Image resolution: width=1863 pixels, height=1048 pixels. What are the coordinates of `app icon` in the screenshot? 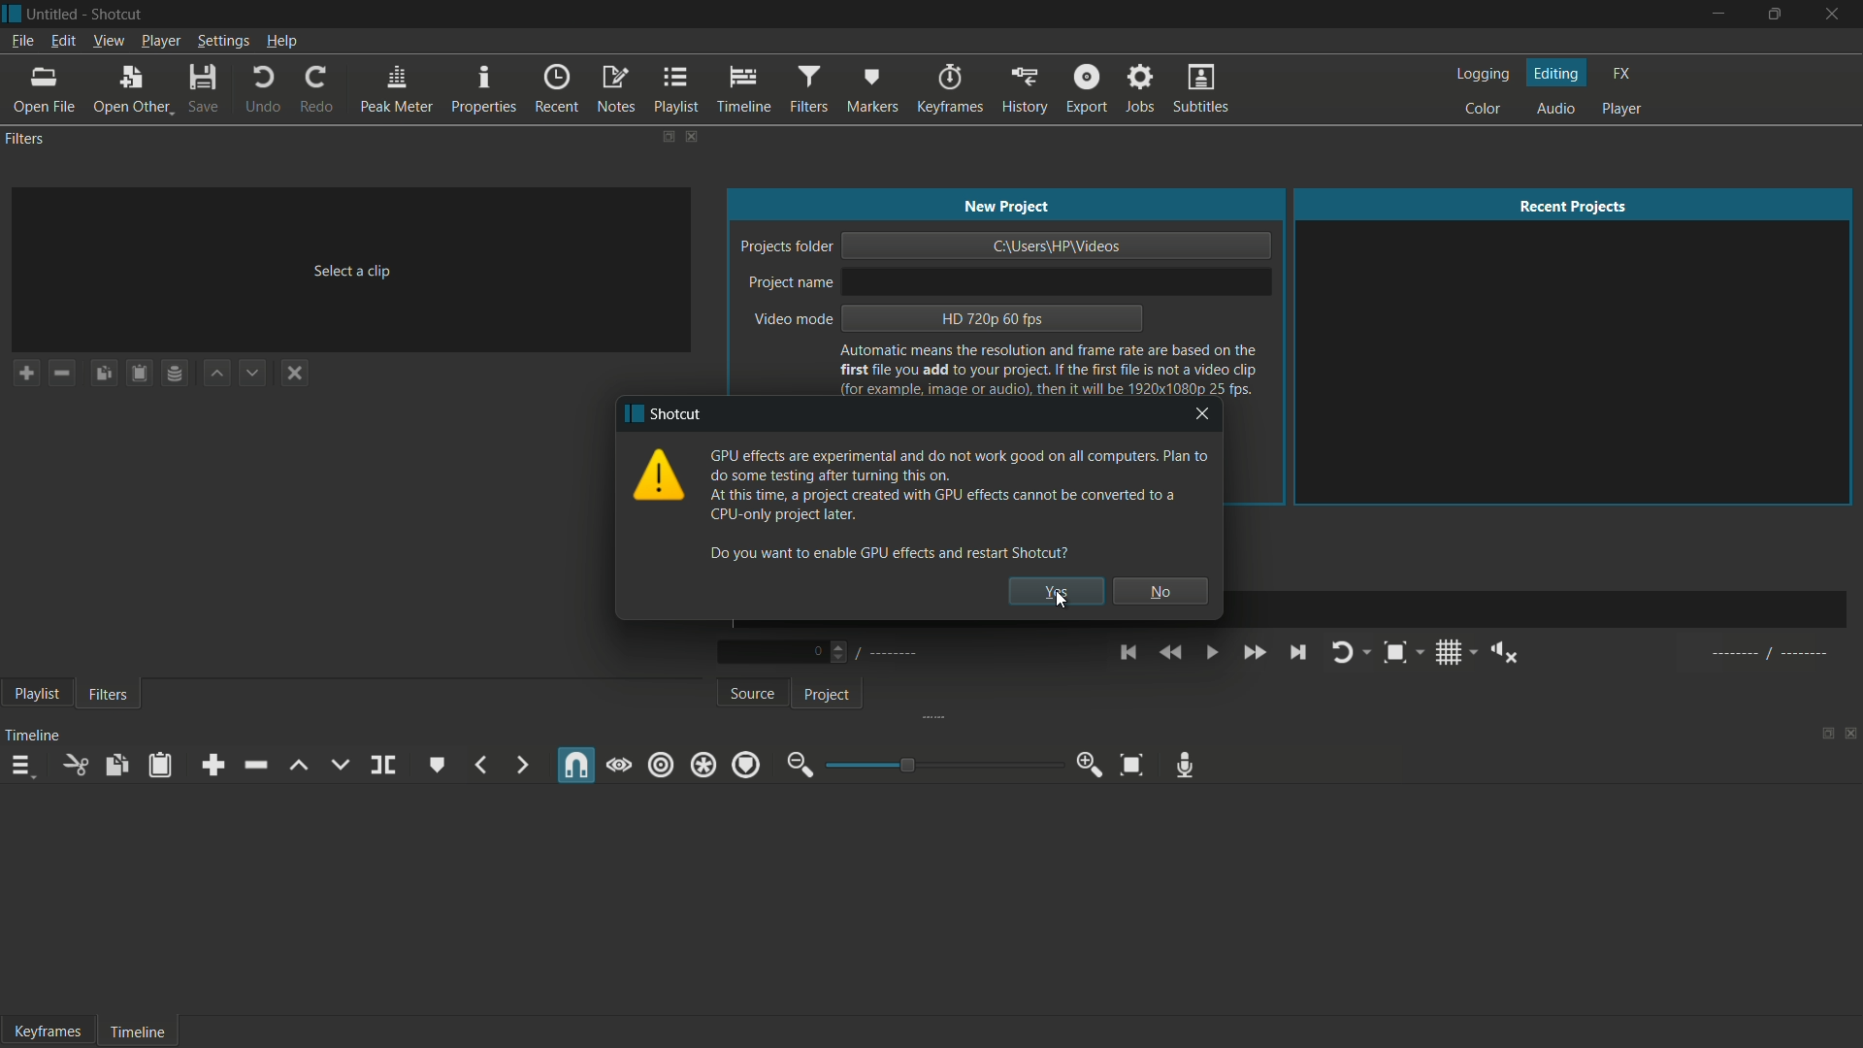 It's located at (630, 414).